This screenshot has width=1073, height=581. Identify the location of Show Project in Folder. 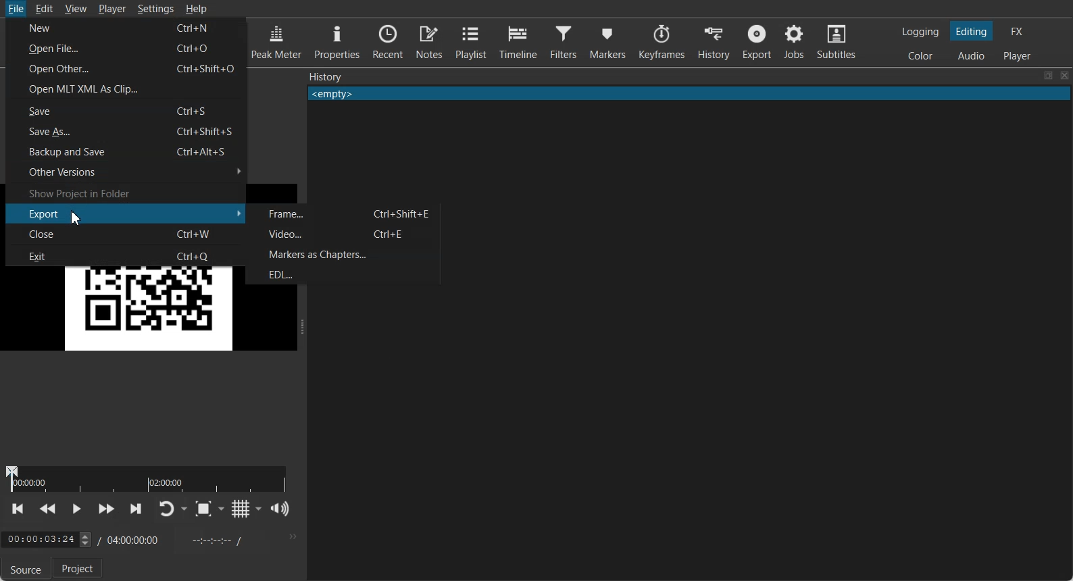
(126, 192).